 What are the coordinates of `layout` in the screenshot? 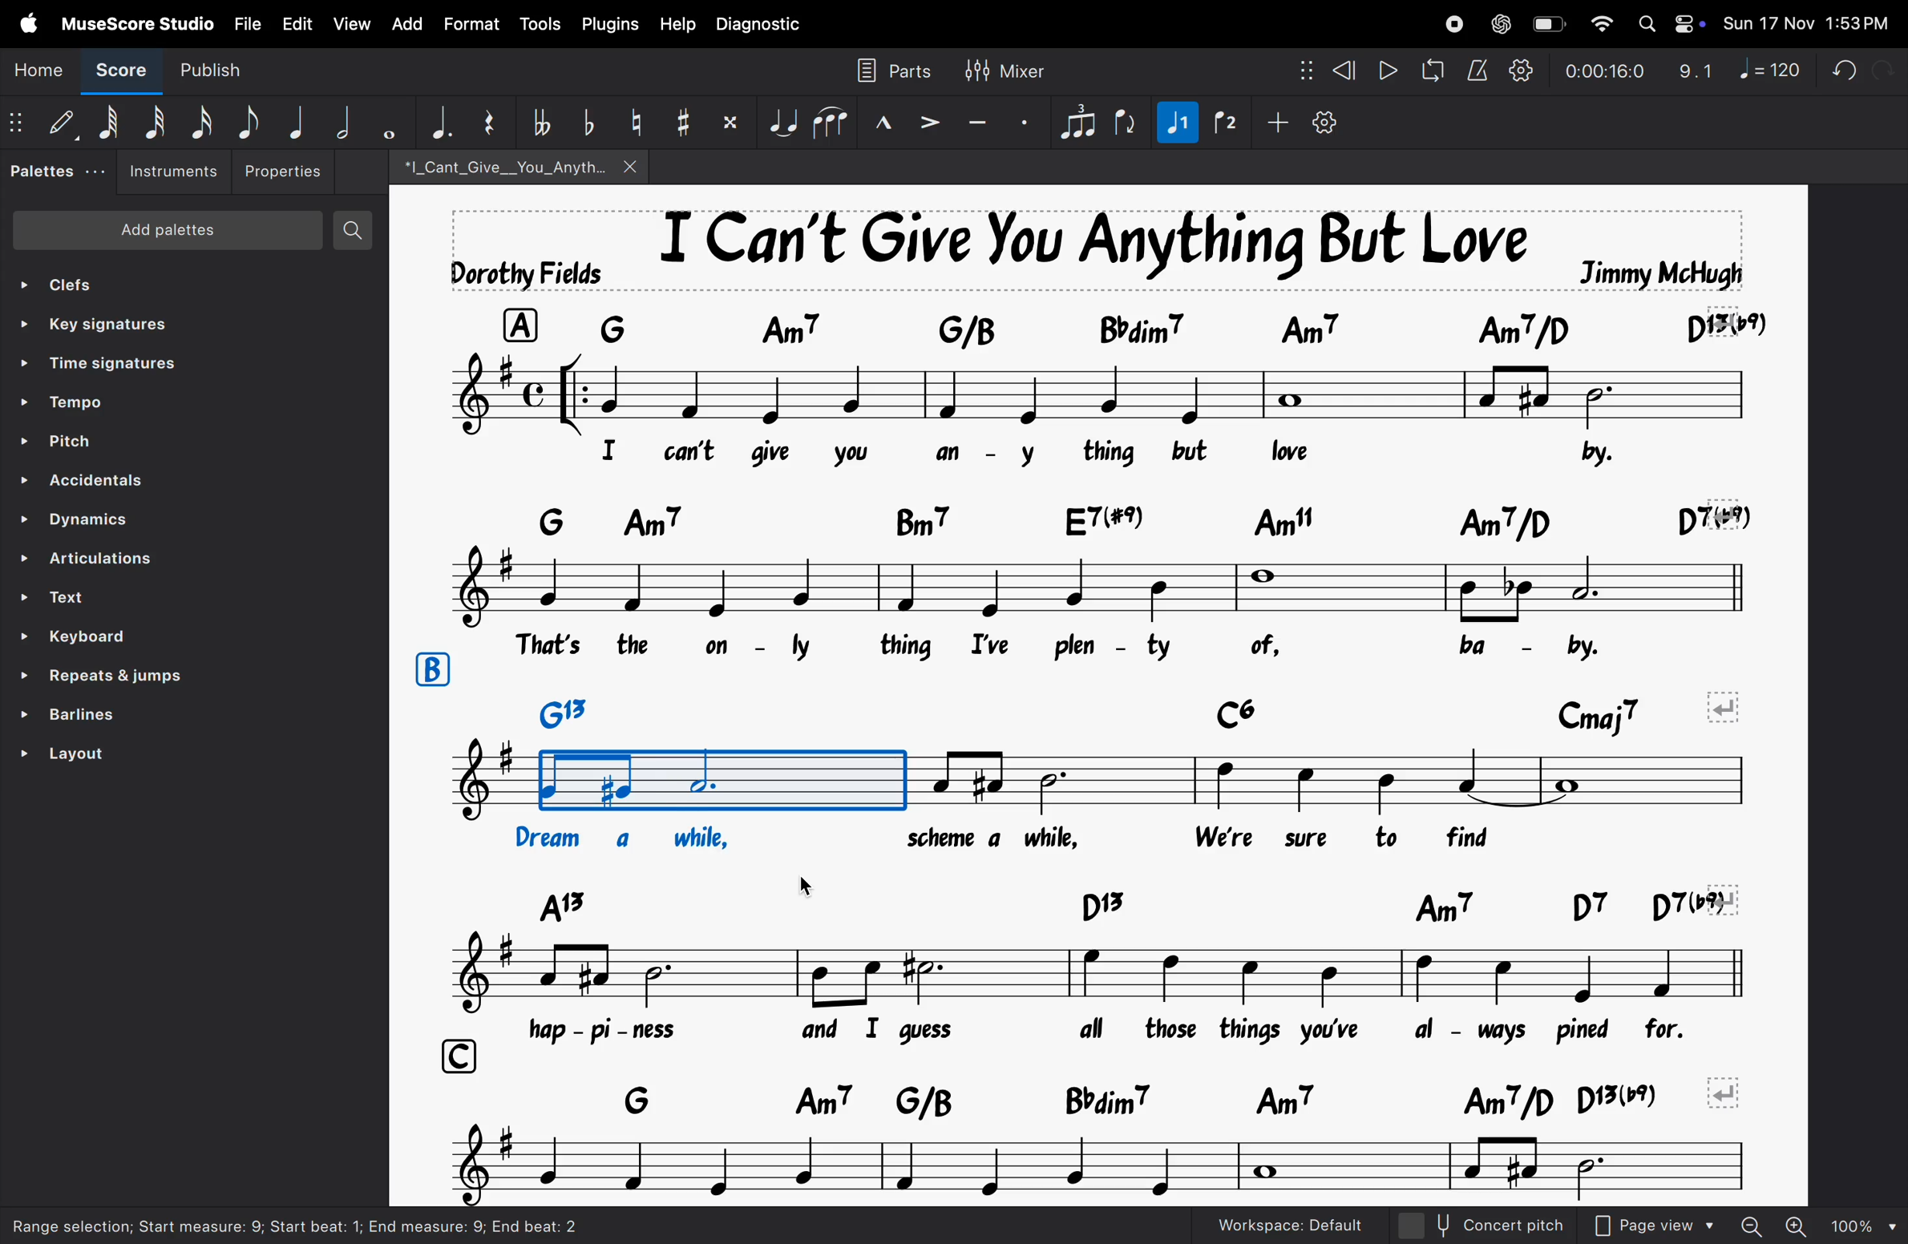 It's located at (68, 753).